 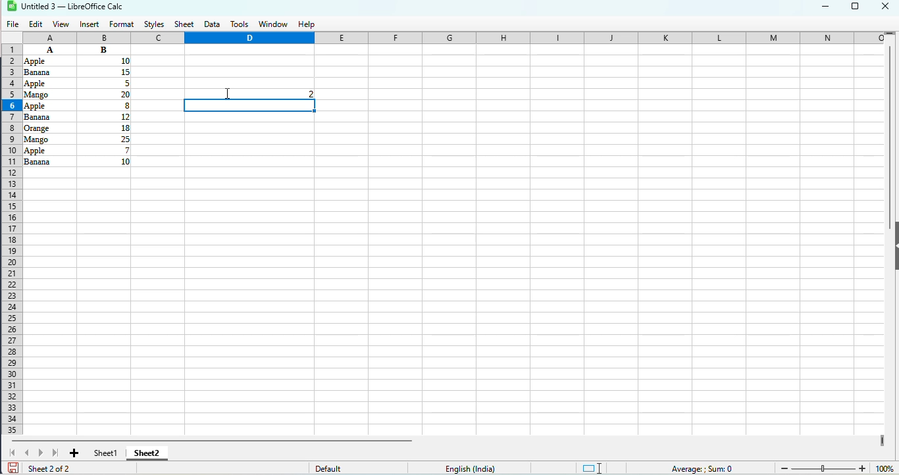 I want to click on click to save document, so click(x=13, y=468).